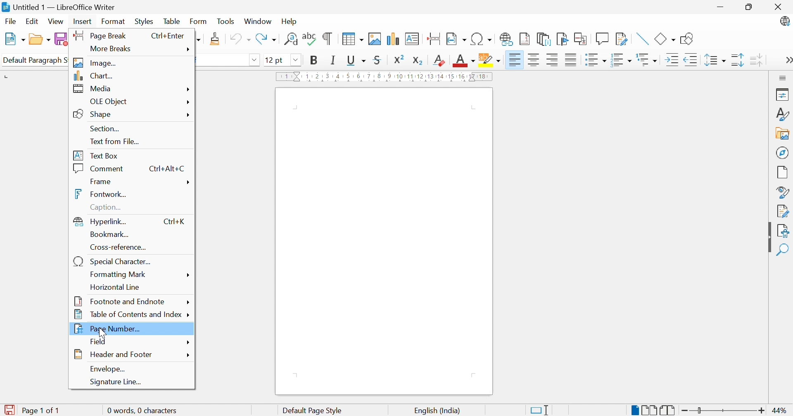 The width and height of the screenshot is (793, 416). Describe the element at coordinates (534, 60) in the screenshot. I see `Align center` at that location.